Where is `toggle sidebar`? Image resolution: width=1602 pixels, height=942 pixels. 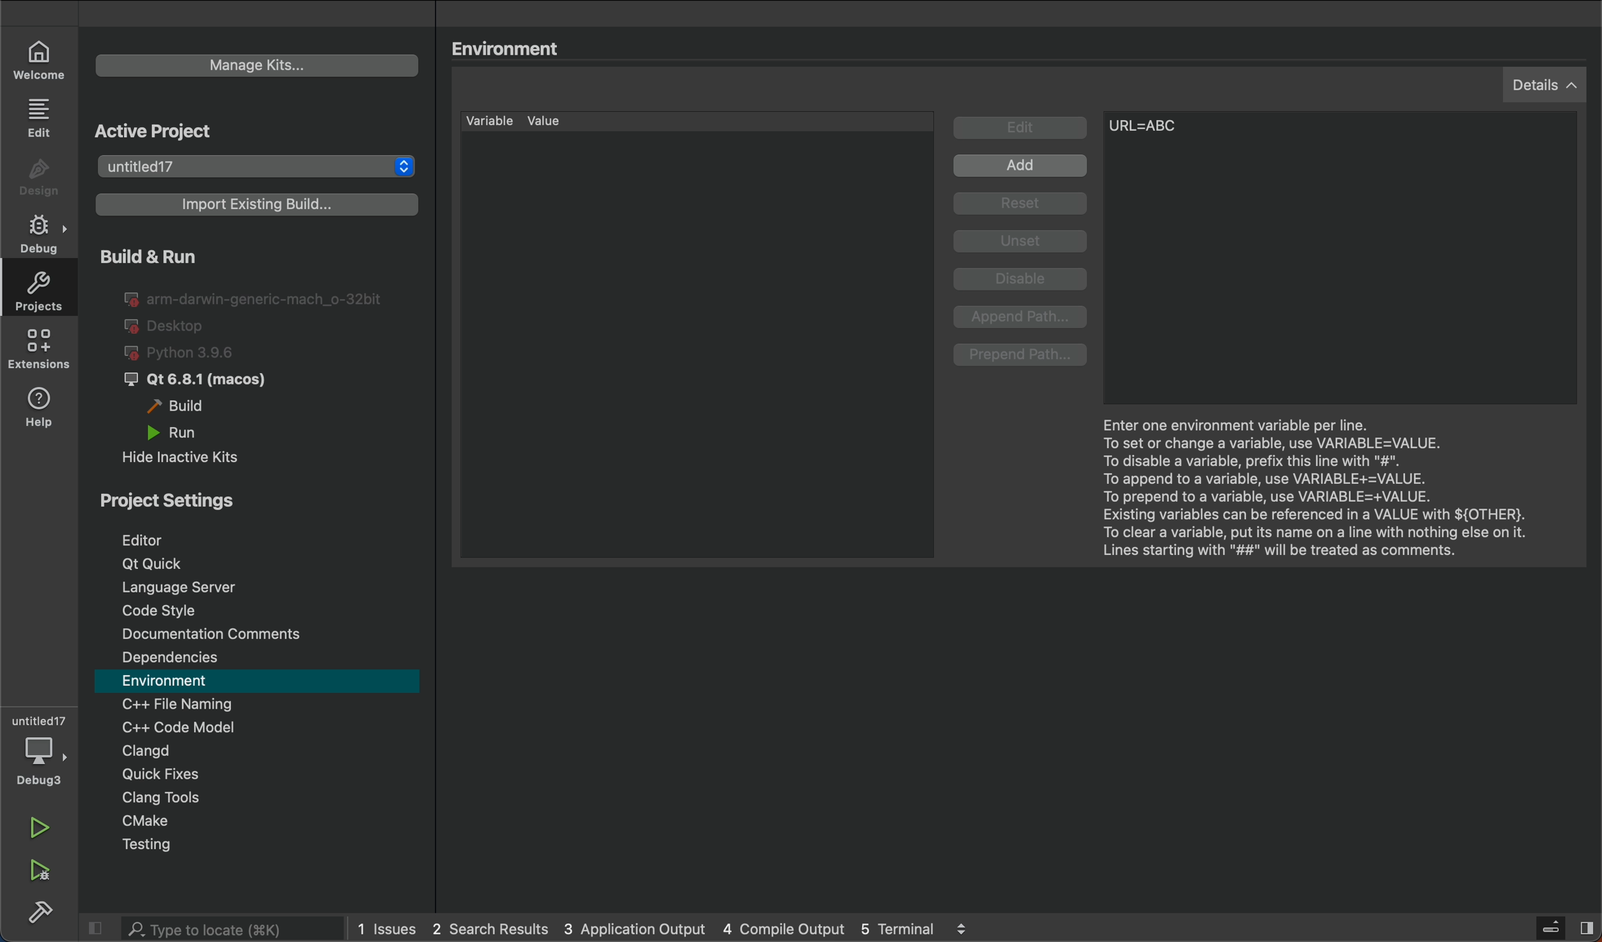
toggle sidebar is located at coordinates (1559, 927).